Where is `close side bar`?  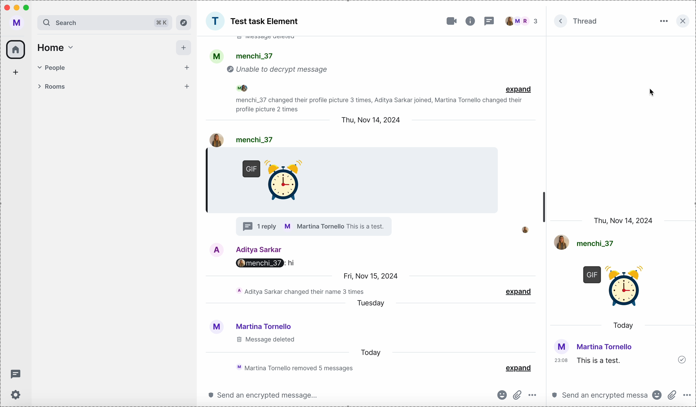 close side bar is located at coordinates (682, 21).